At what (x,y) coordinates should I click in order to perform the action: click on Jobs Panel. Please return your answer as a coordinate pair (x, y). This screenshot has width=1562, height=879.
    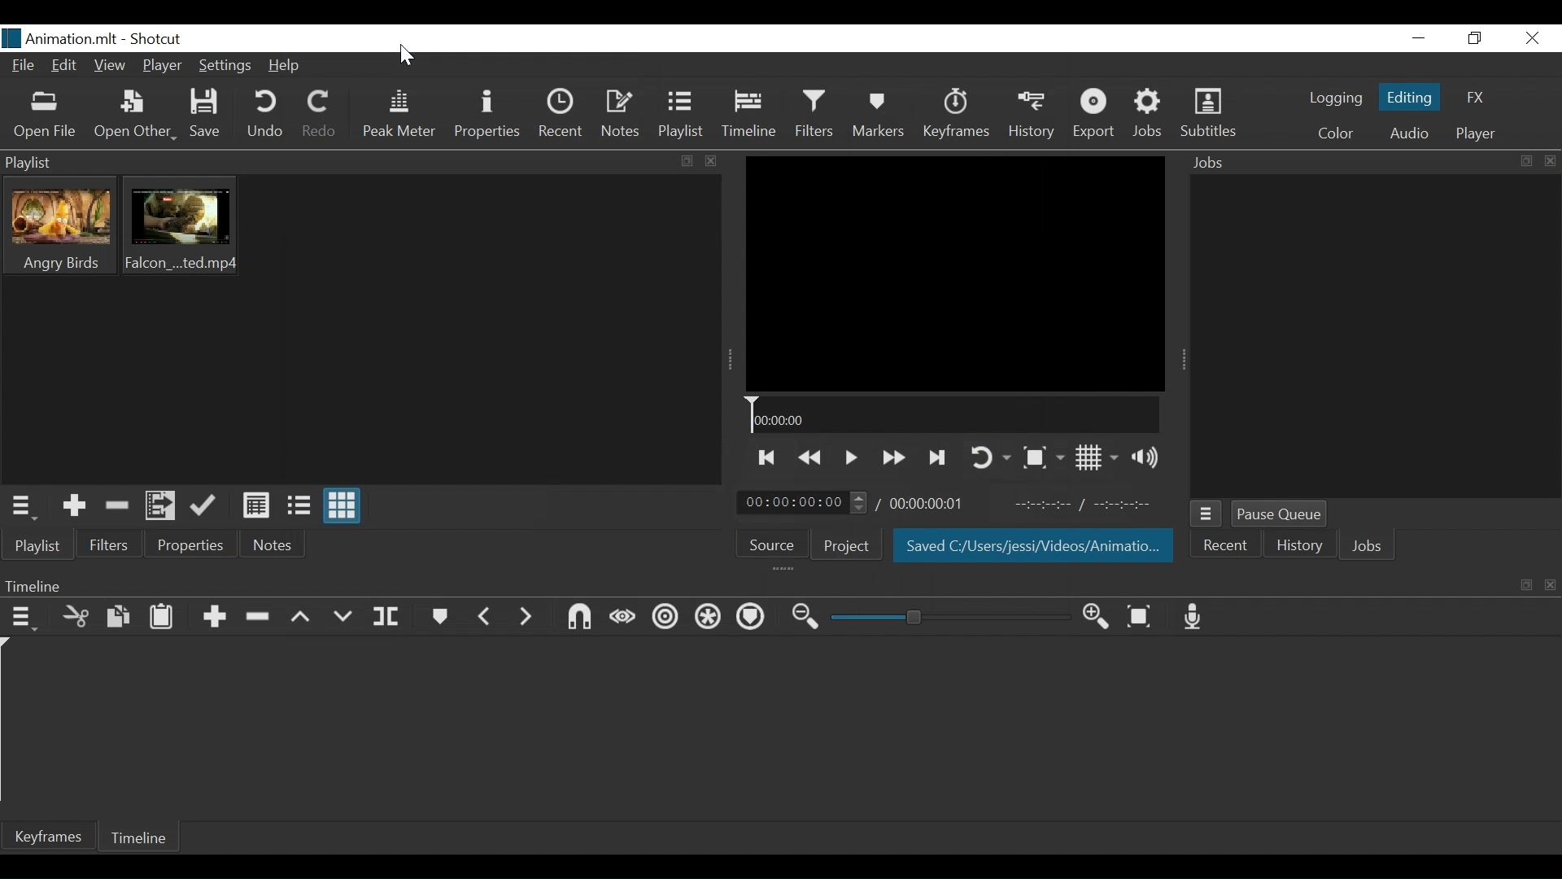
    Looking at the image, I should click on (1377, 340).